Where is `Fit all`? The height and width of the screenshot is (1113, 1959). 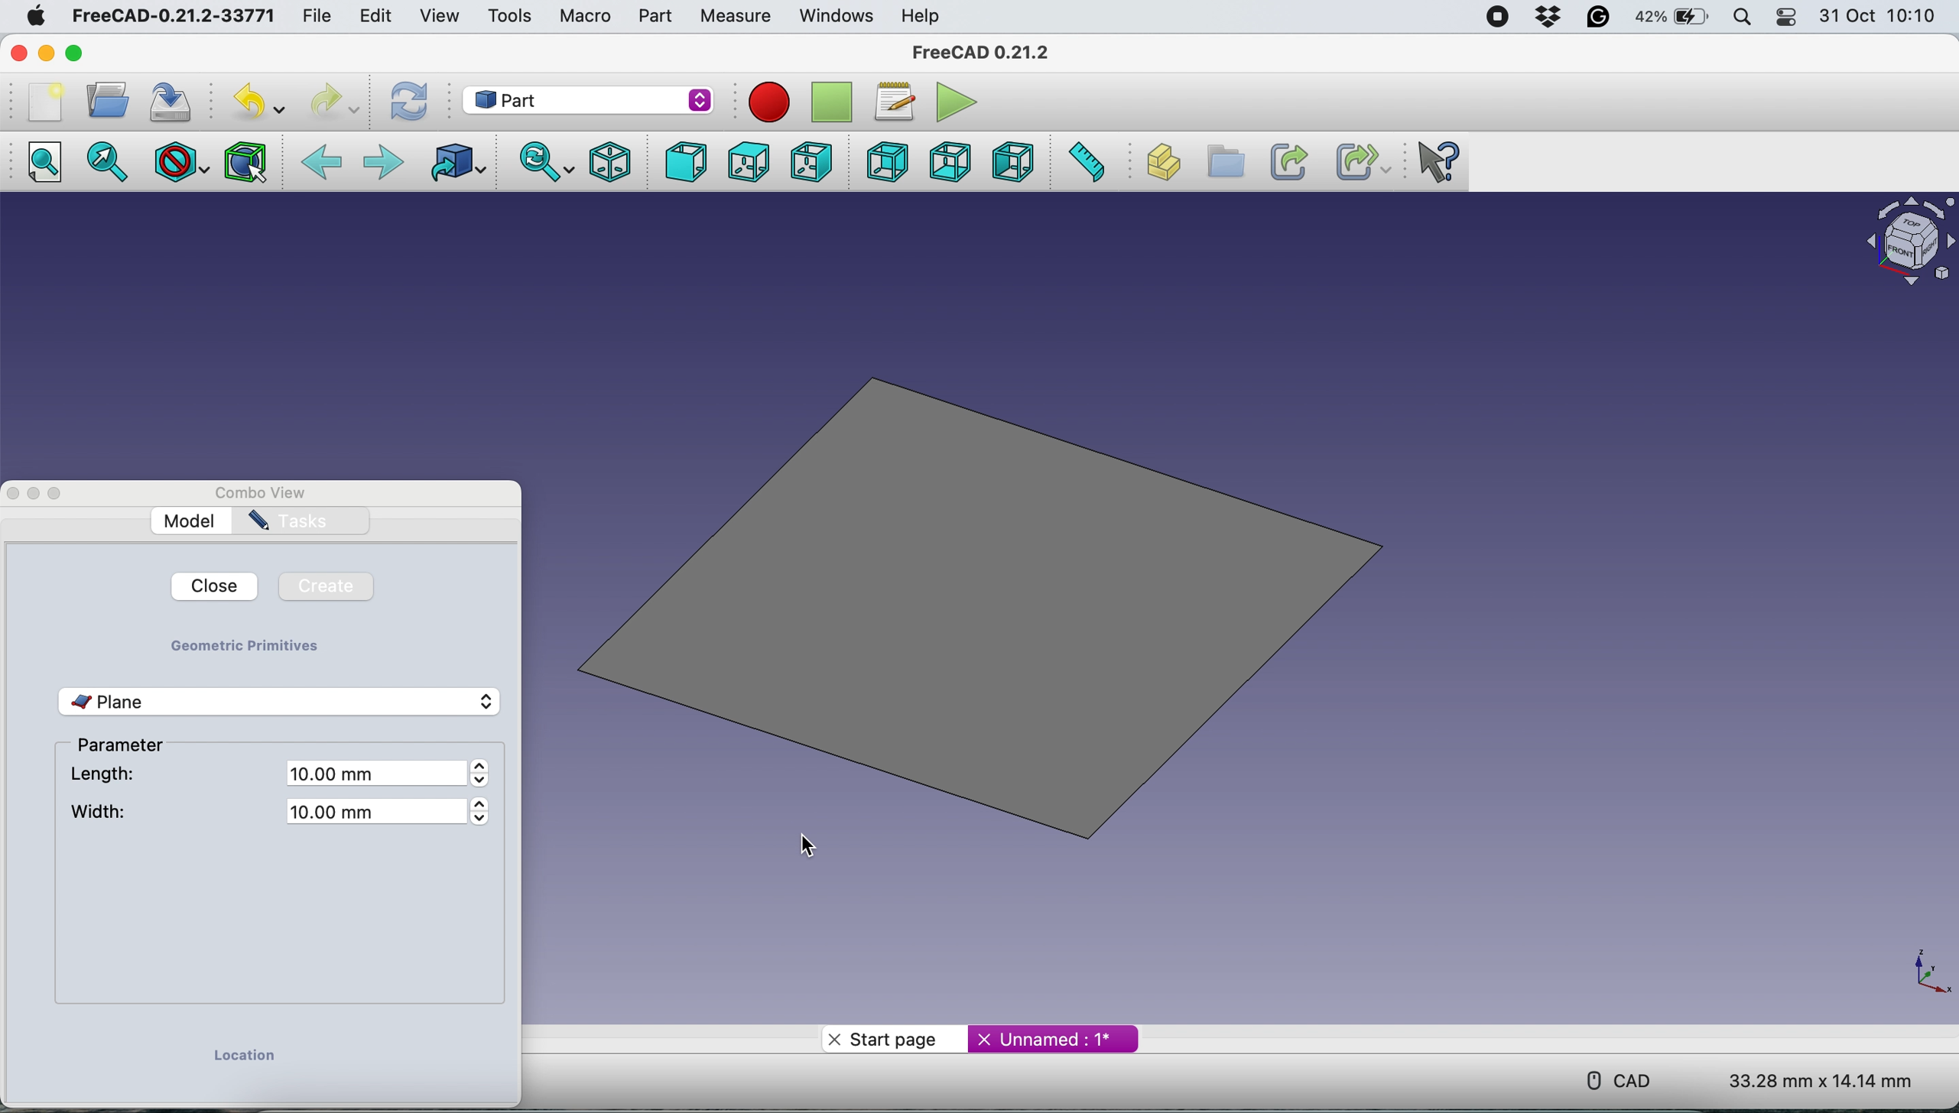
Fit all is located at coordinates (44, 158).